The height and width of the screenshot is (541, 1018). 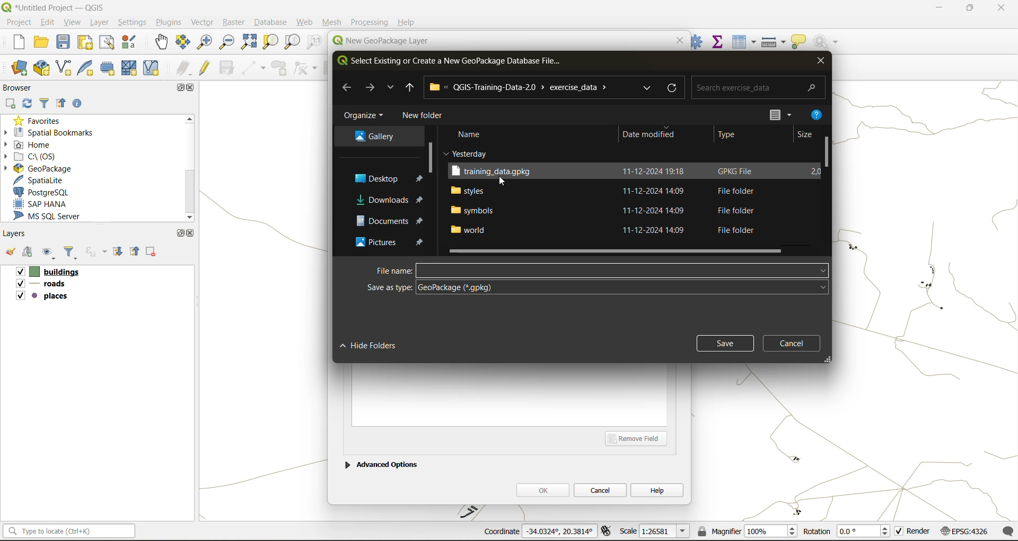 What do you see at coordinates (756, 86) in the screenshot?
I see `search exercise data` at bounding box center [756, 86].